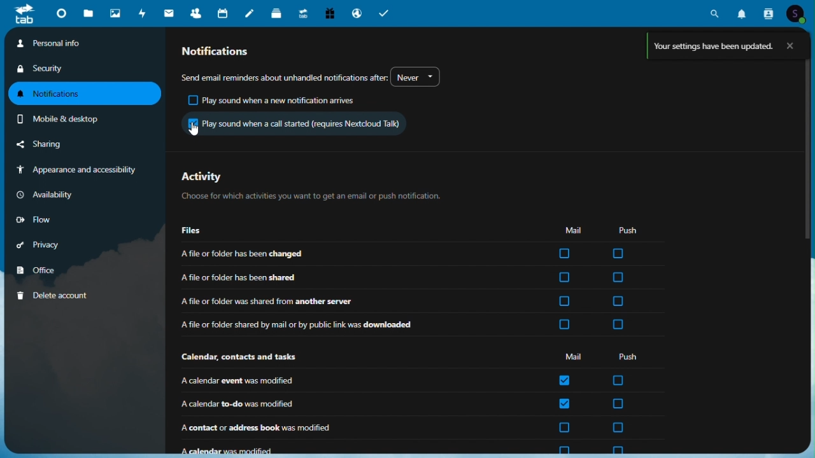 This screenshot has height=458, width=815. I want to click on mobile and desktop, so click(74, 119).